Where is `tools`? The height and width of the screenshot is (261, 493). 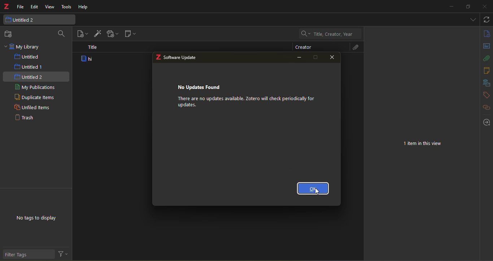 tools is located at coordinates (67, 7).